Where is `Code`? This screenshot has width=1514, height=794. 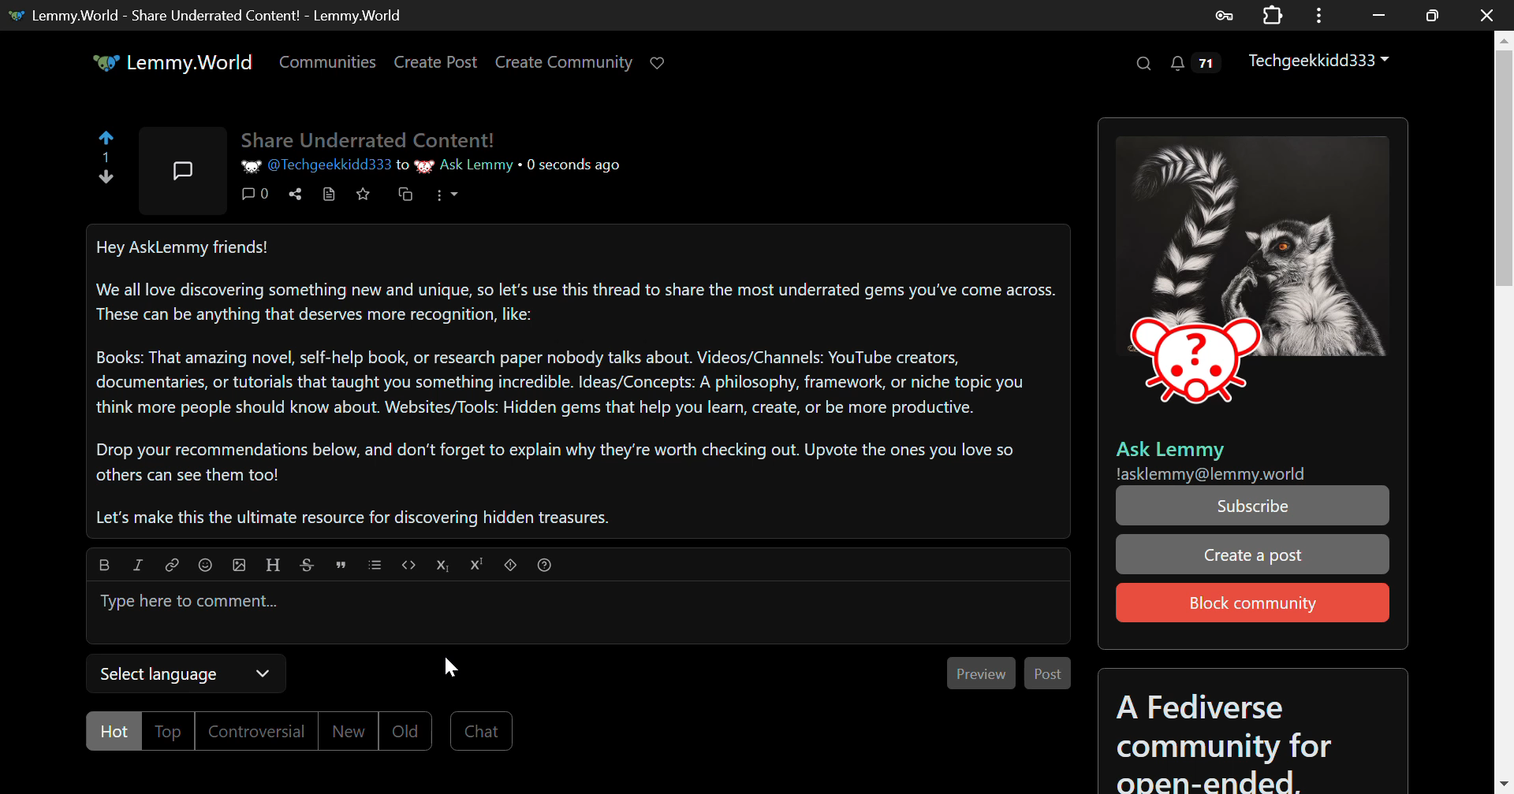 Code is located at coordinates (408, 566).